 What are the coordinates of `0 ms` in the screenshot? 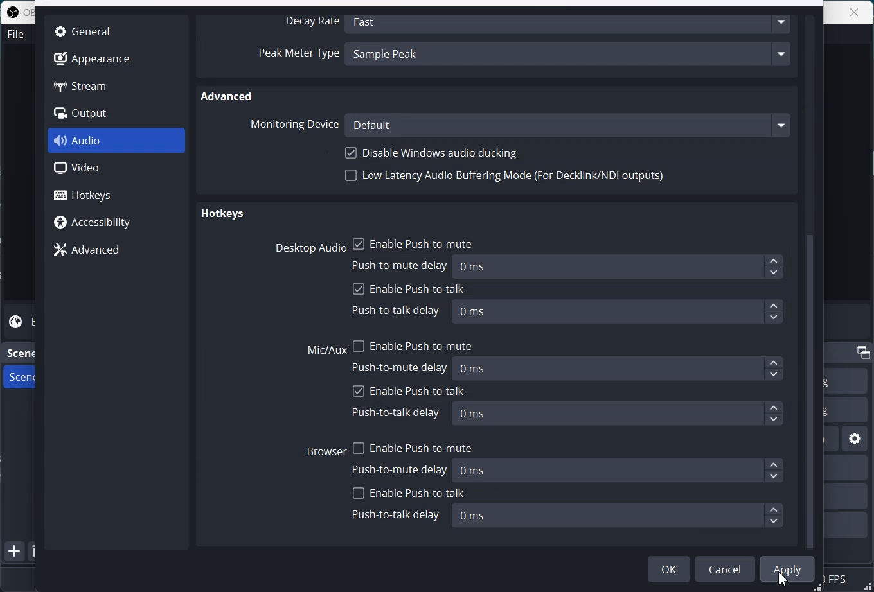 It's located at (617, 516).